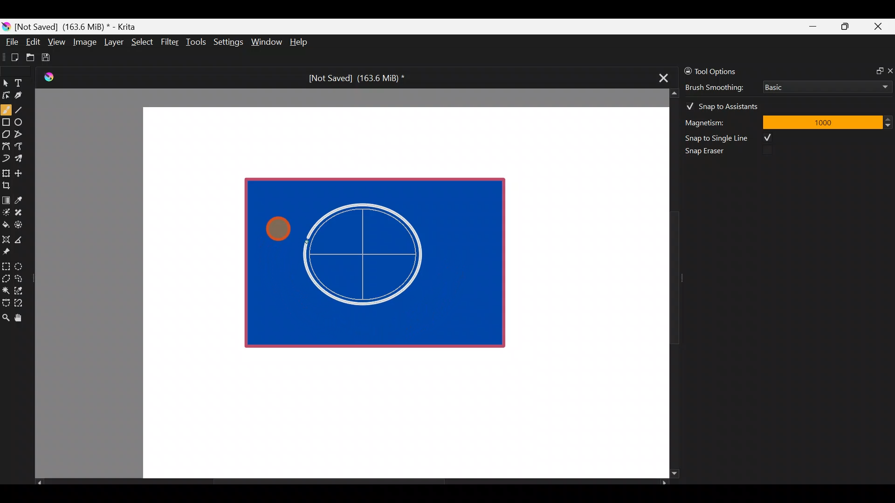 This screenshot has height=503, width=895. Describe the element at coordinates (31, 59) in the screenshot. I see `Open an existing document` at that location.